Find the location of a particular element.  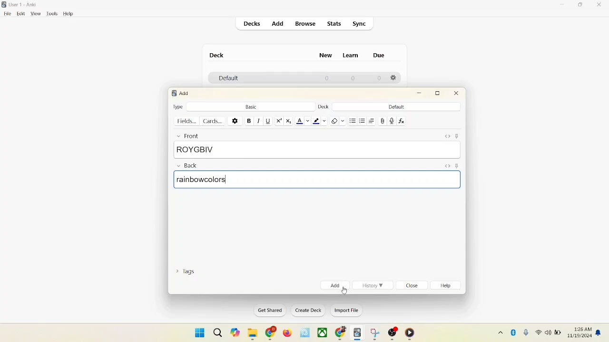

subscript is located at coordinates (289, 121).